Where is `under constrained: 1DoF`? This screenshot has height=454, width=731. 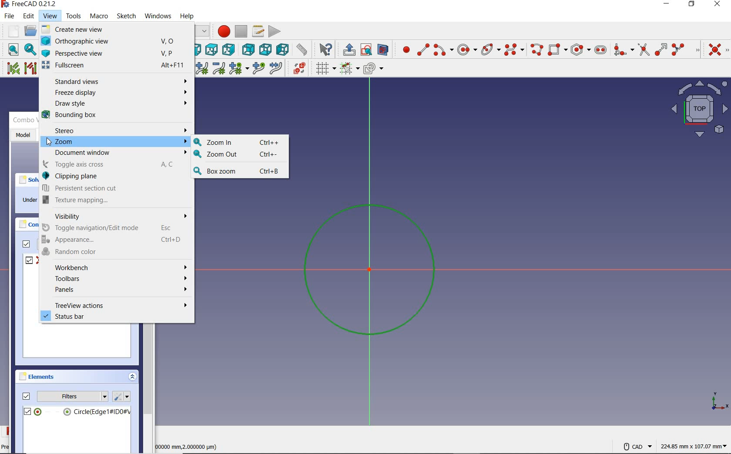 under constrained: 1DoF is located at coordinates (28, 200).